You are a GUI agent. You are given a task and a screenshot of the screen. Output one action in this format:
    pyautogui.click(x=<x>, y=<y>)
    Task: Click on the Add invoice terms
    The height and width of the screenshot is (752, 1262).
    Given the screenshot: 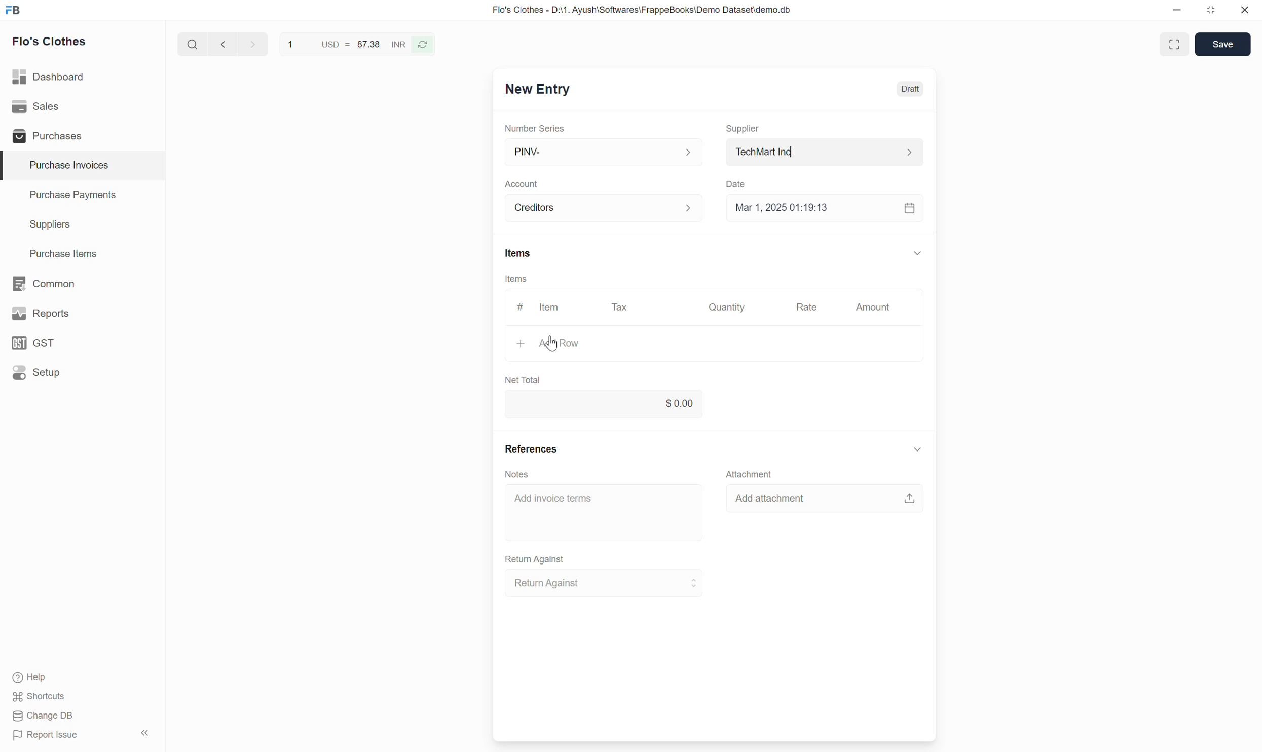 What is the action you would take?
    pyautogui.click(x=606, y=513)
    